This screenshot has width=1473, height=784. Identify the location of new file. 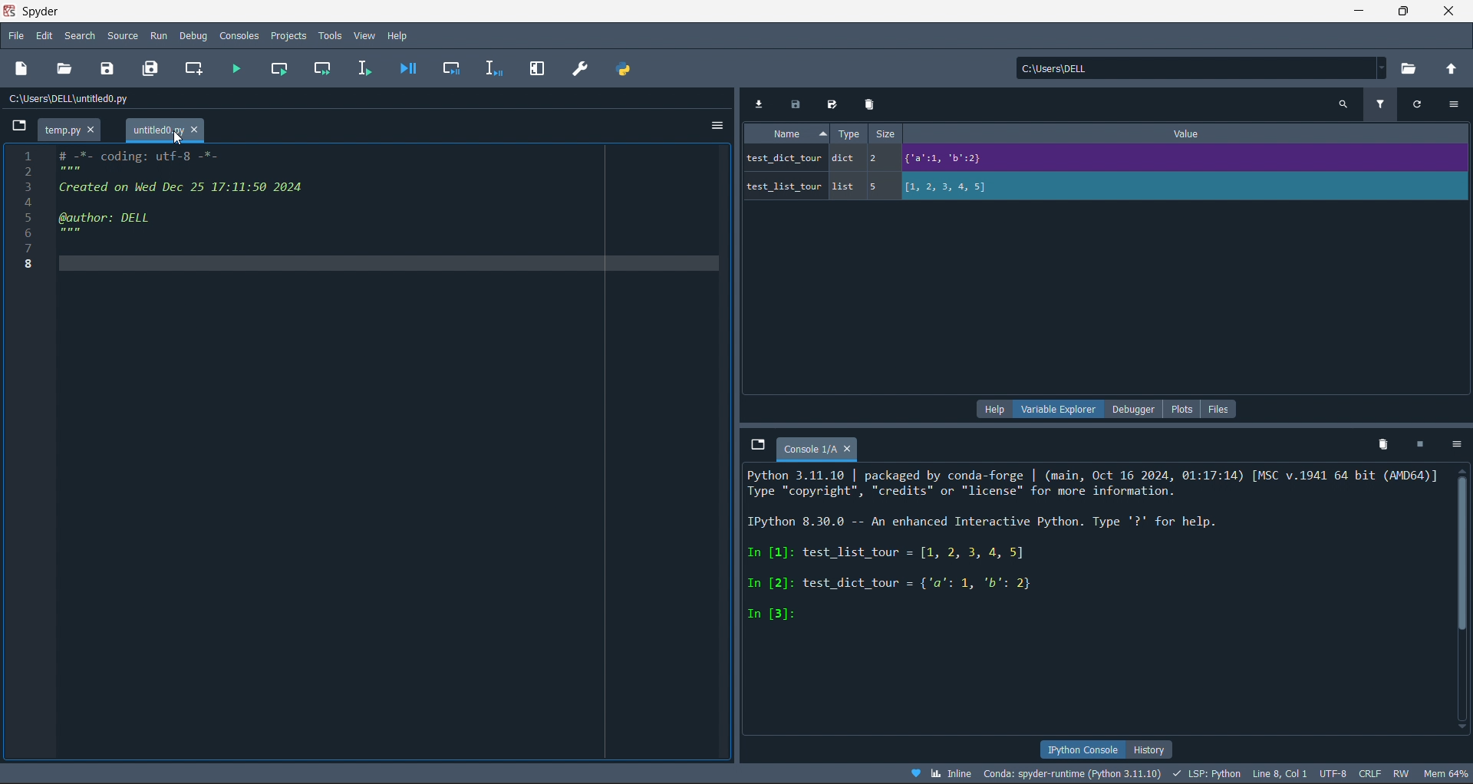
(23, 70).